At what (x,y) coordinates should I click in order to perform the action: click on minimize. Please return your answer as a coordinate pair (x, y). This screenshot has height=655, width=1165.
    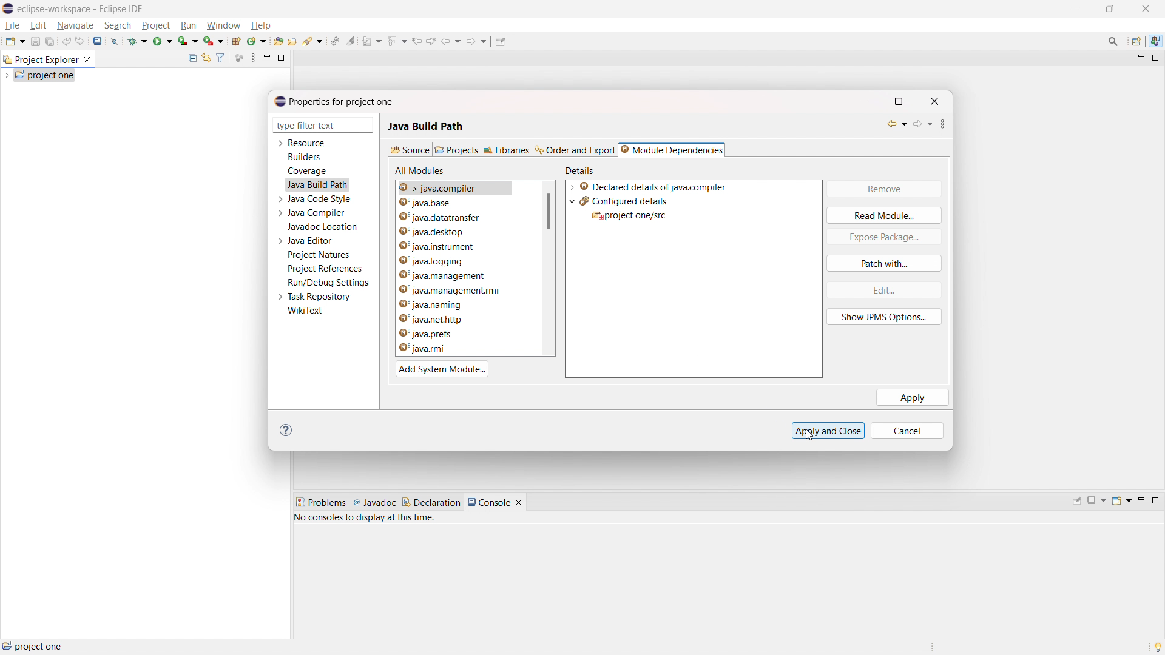
    Looking at the image, I should click on (267, 58).